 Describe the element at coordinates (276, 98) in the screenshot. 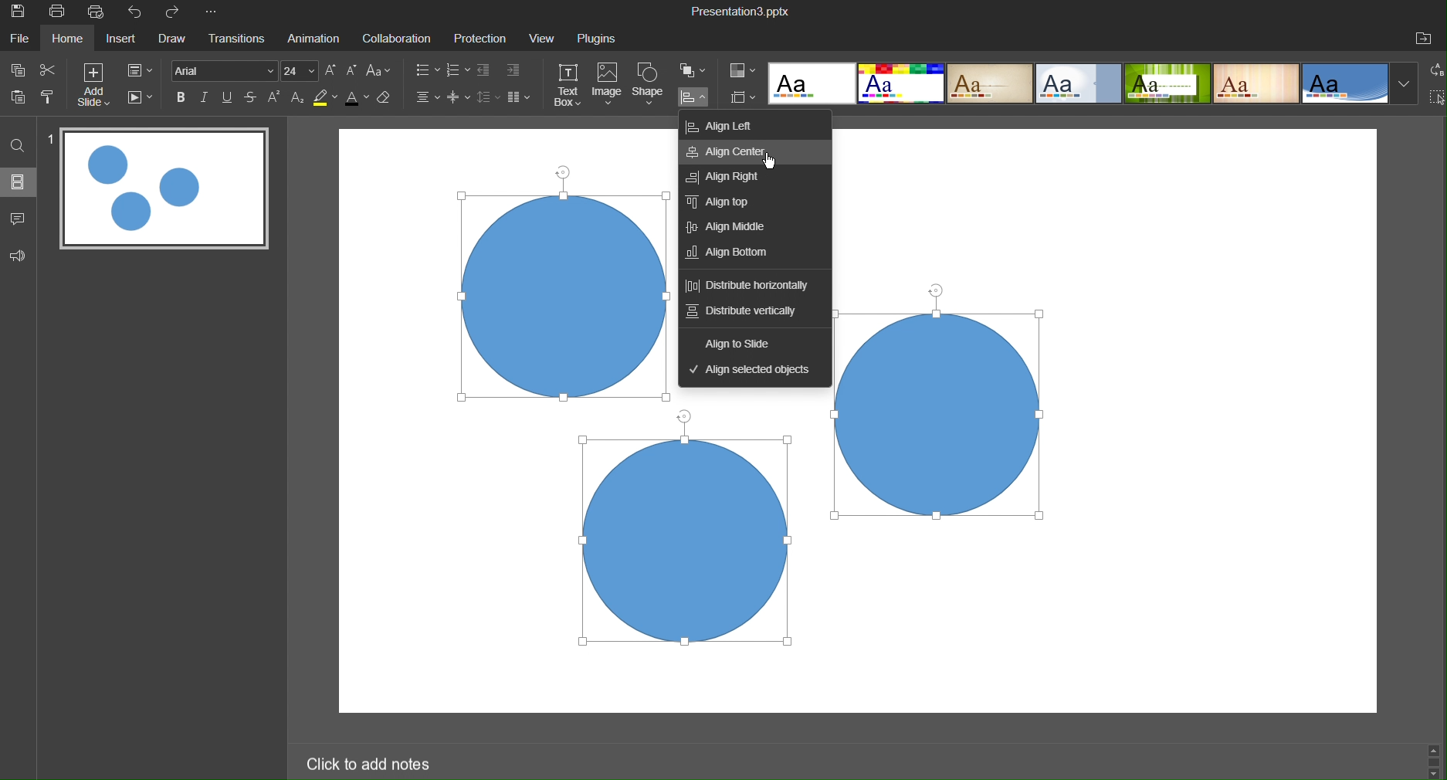

I see `Superscript` at that location.